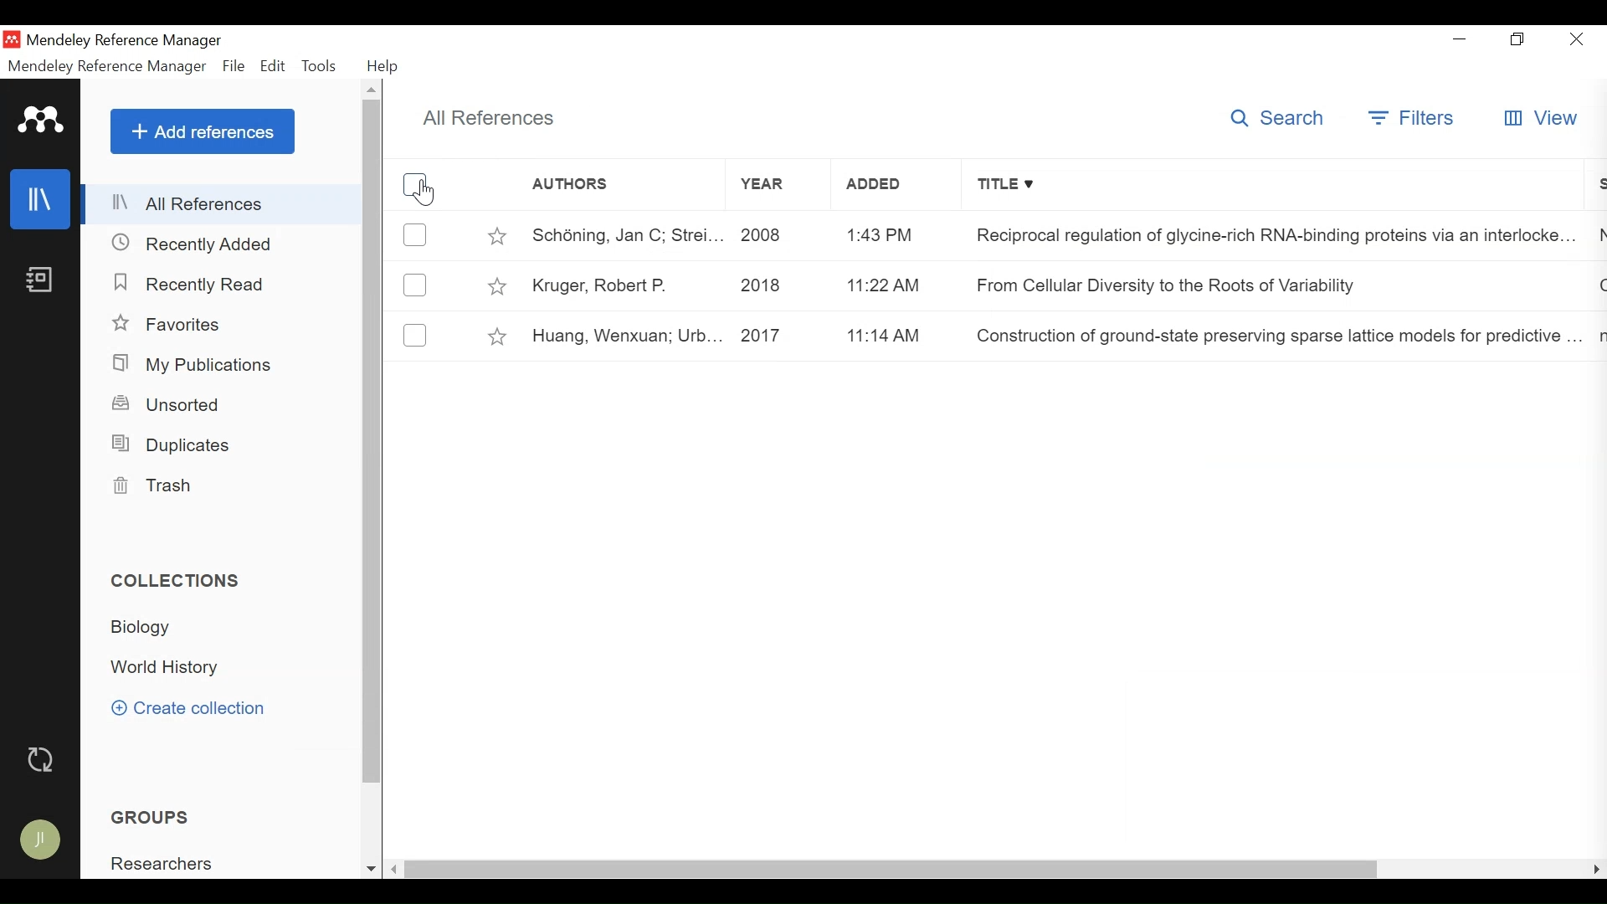 This screenshot has width=1607, height=904. I want to click on (un)Select all, so click(418, 185).